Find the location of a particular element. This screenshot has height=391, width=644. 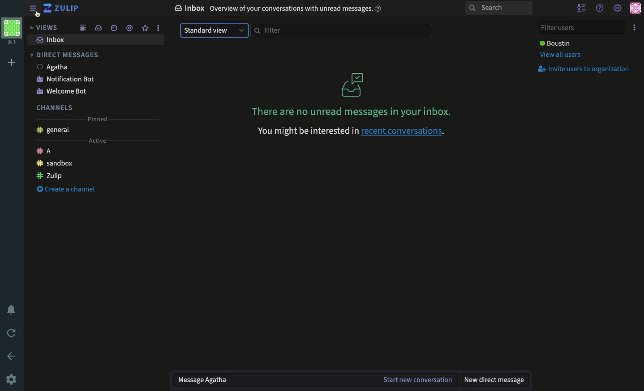

Zulip is located at coordinates (61, 8).